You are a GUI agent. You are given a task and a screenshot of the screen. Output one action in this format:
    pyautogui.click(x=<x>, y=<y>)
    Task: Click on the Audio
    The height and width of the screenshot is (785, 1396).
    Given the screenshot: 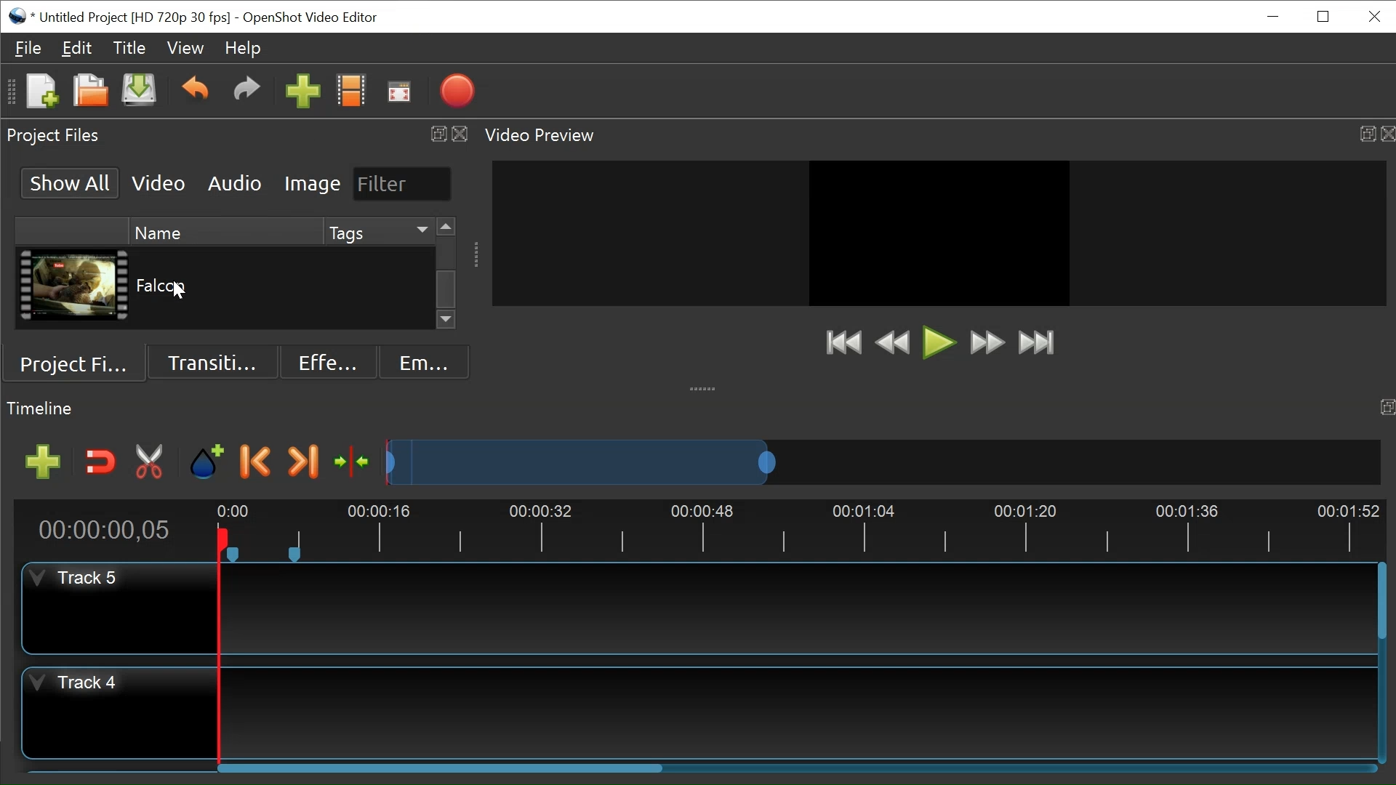 What is the action you would take?
    pyautogui.click(x=233, y=182)
    